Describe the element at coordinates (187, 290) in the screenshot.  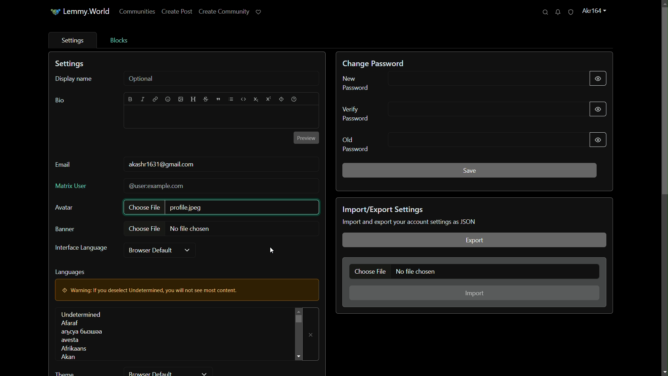
I see `warning pop up` at that location.